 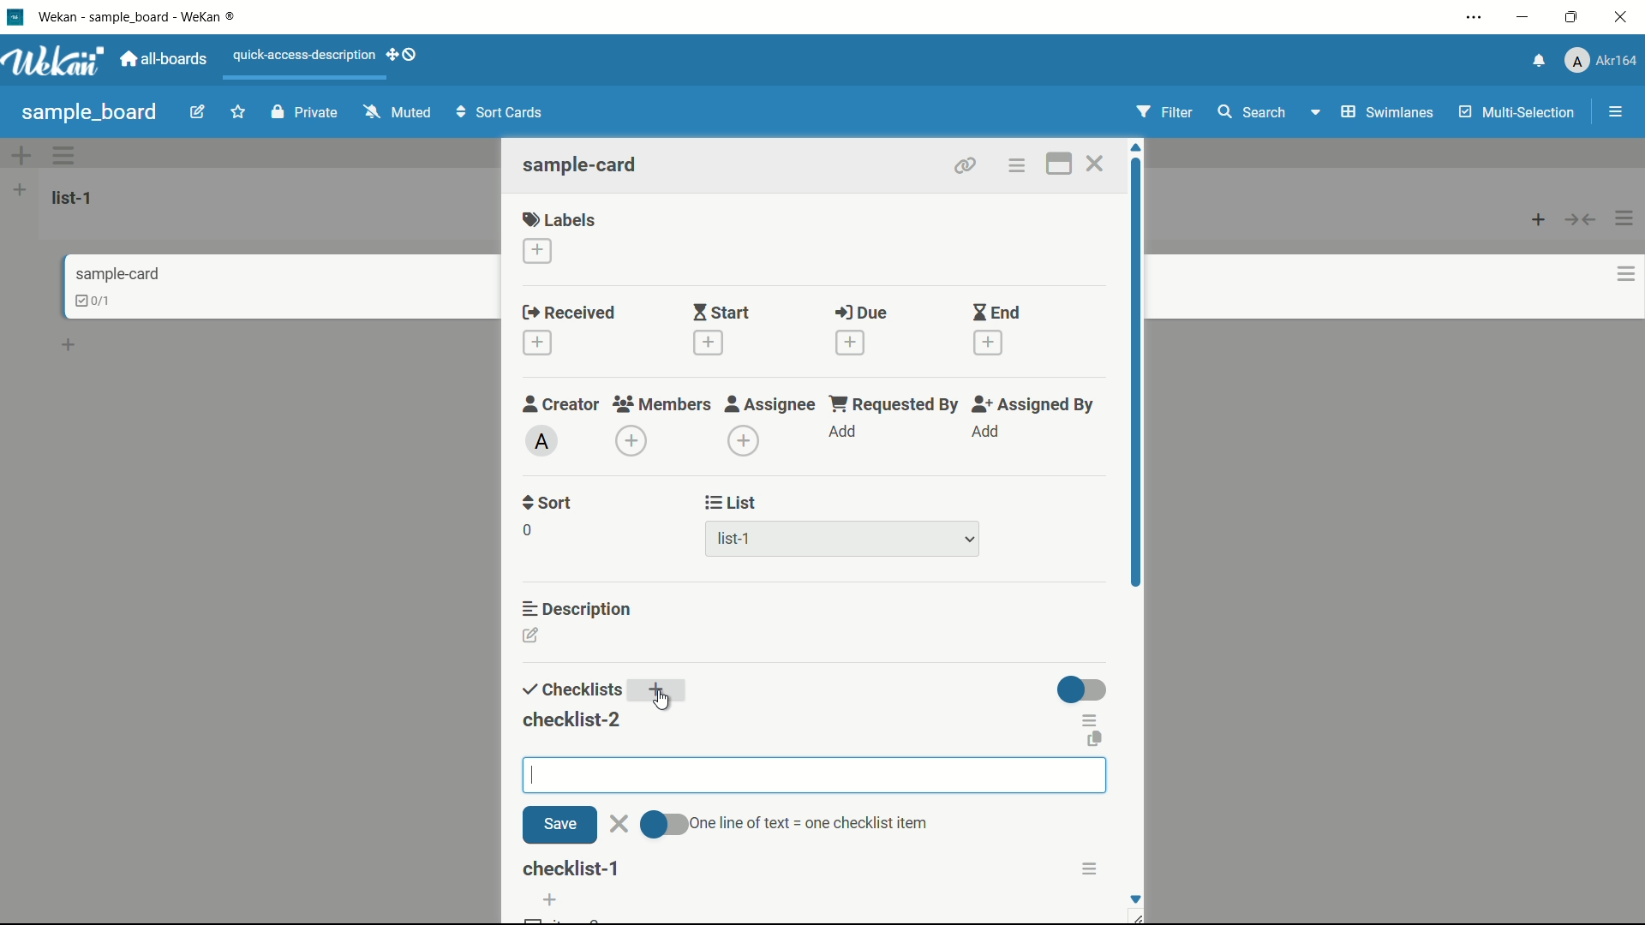 What do you see at coordinates (501, 114) in the screenshot?
I see `sort cards` at bounding box center [501, 114].